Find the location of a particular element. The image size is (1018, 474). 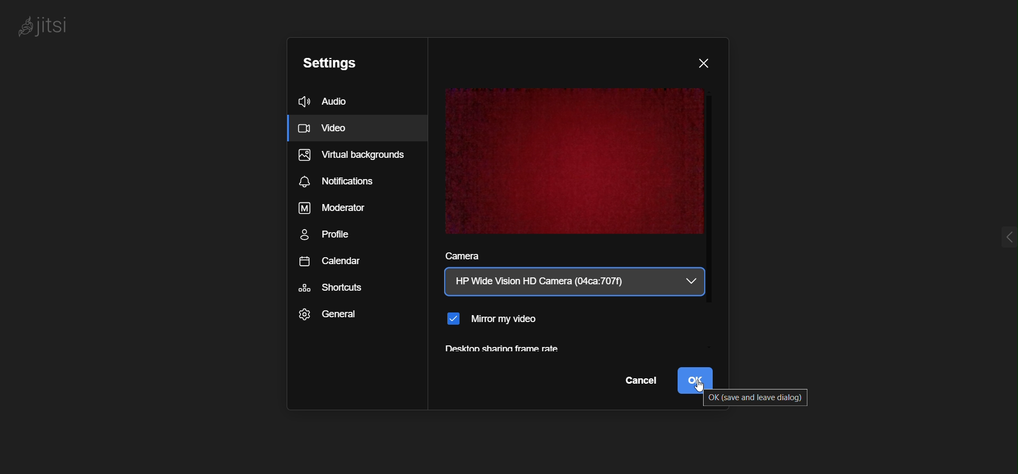

settings is located at coordinates (326, 64).